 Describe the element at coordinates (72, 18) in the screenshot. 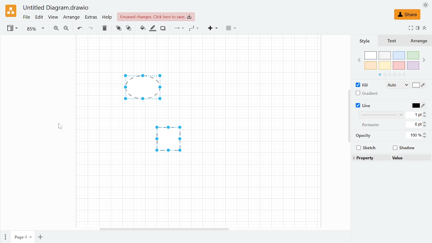

I see `Arrange` at that location.